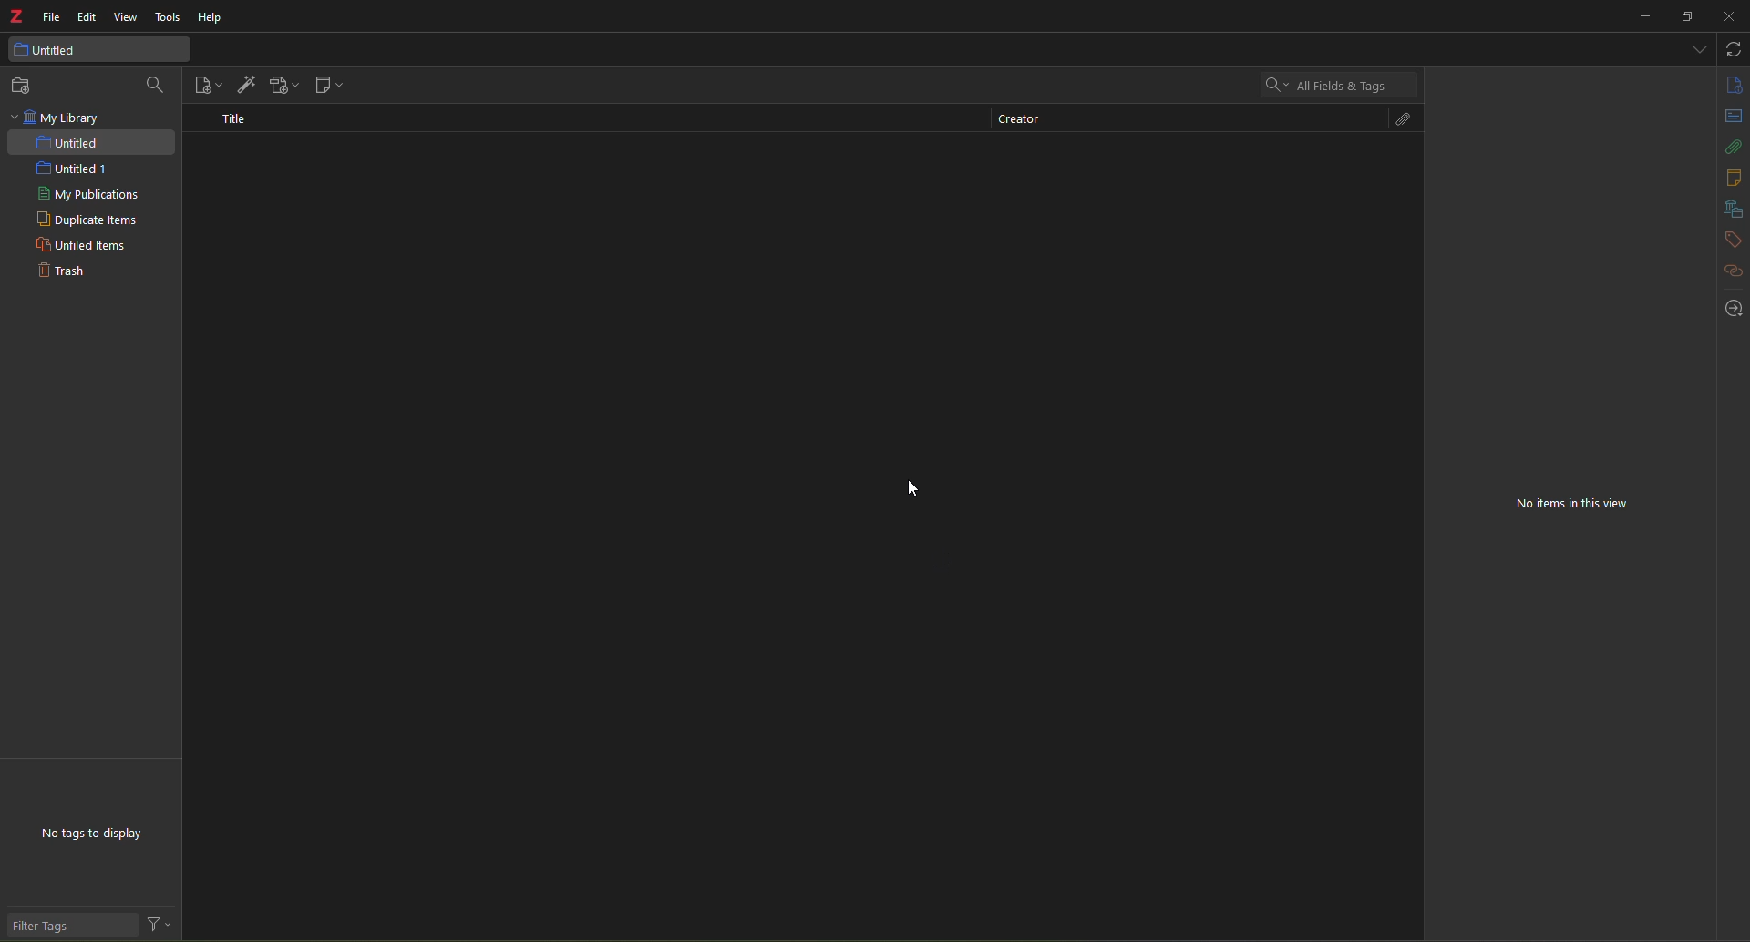 The height and width of the screenshot is (942, 1750). Describe the element at coordinates (1733, 49) in the screenshot. I see `syc` at that location.